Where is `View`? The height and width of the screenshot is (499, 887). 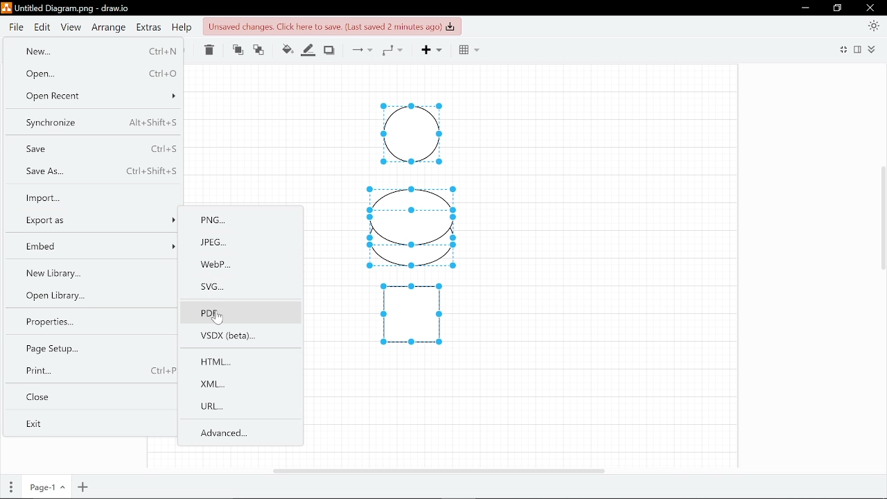 View is located at coordinates (70, 28).